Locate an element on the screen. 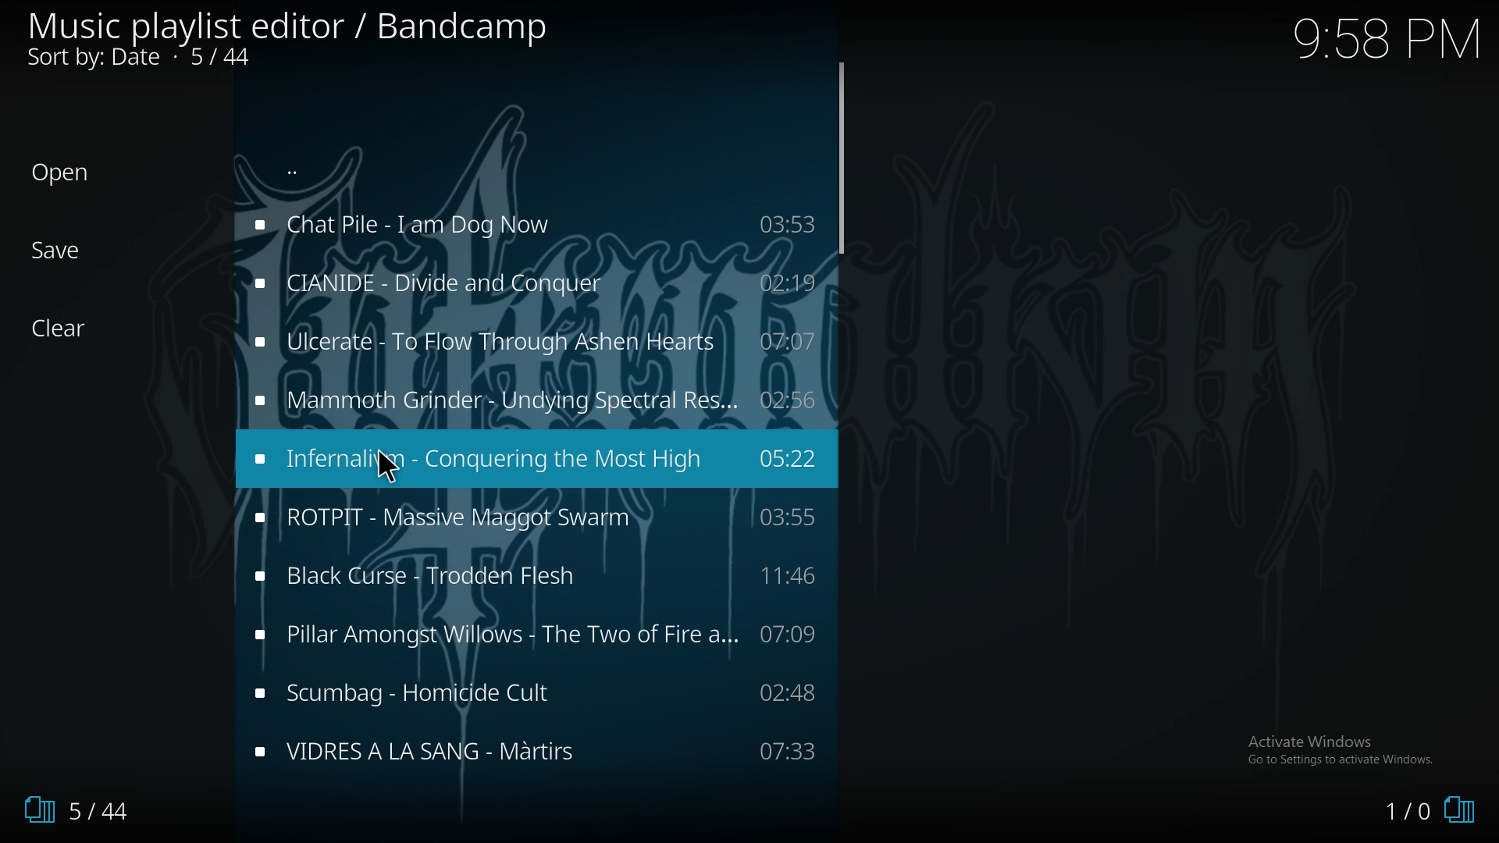  music is located at coordinates (534, 579).